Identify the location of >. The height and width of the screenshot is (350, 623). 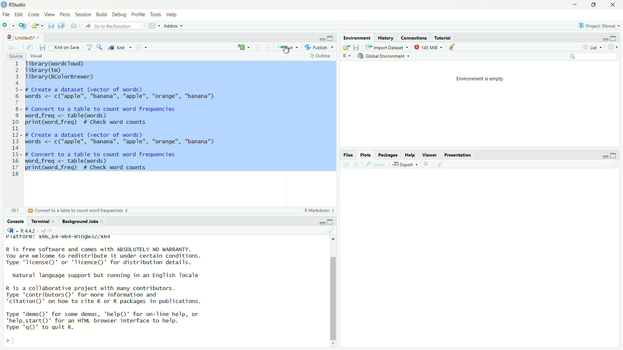
(9, 341).